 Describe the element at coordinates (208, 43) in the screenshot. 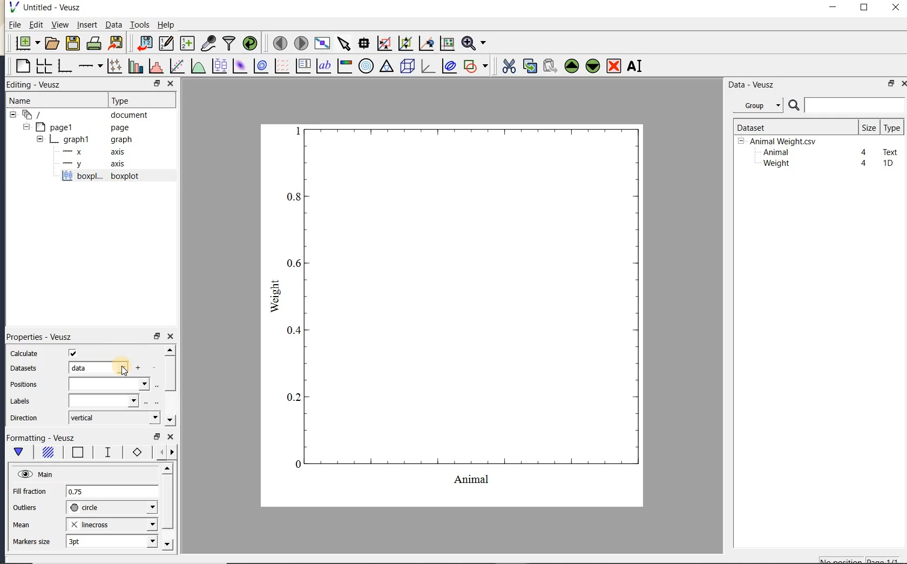

I see `capture remote data` at that location.